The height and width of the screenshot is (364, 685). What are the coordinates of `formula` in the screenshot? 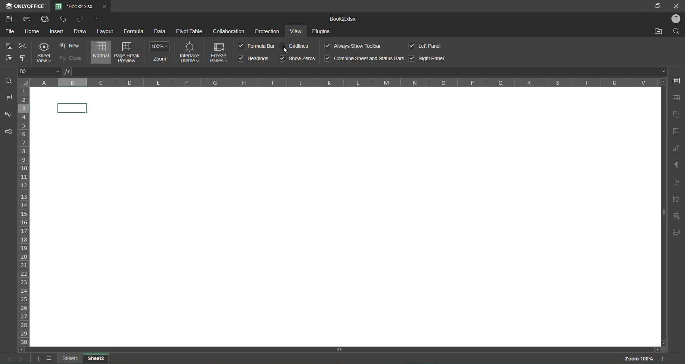 It's located at (133, 30).